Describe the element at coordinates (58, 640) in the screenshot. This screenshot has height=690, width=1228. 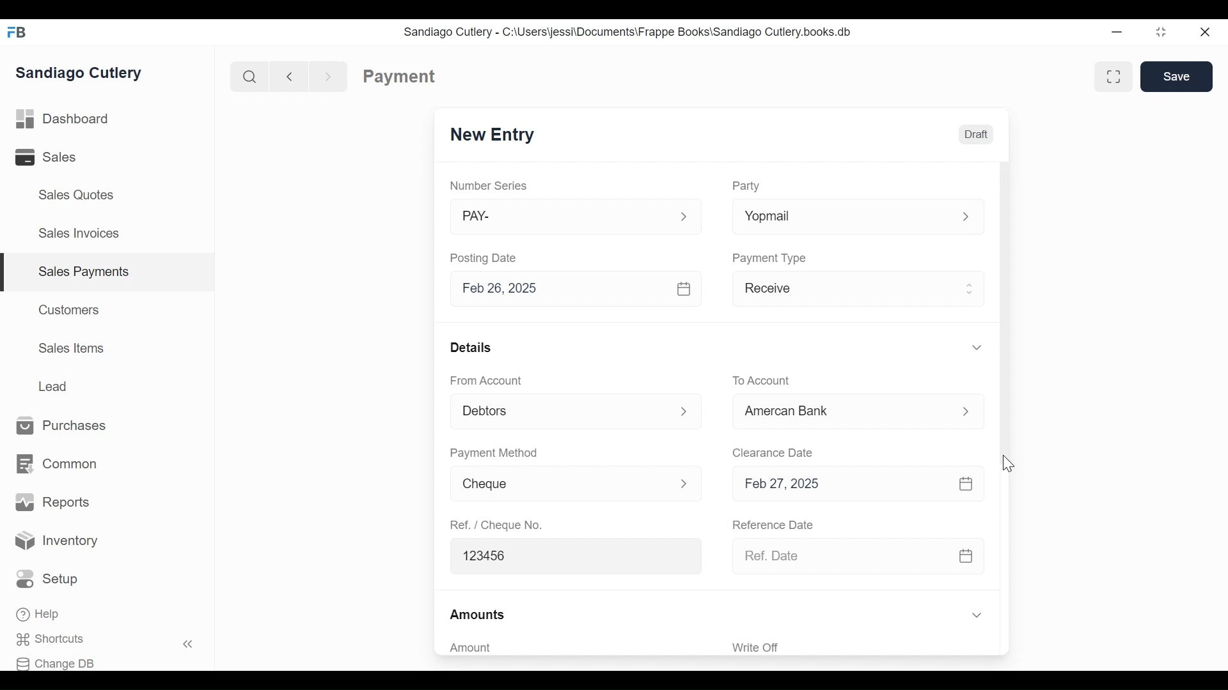
I see `Shortcuts` at that location.